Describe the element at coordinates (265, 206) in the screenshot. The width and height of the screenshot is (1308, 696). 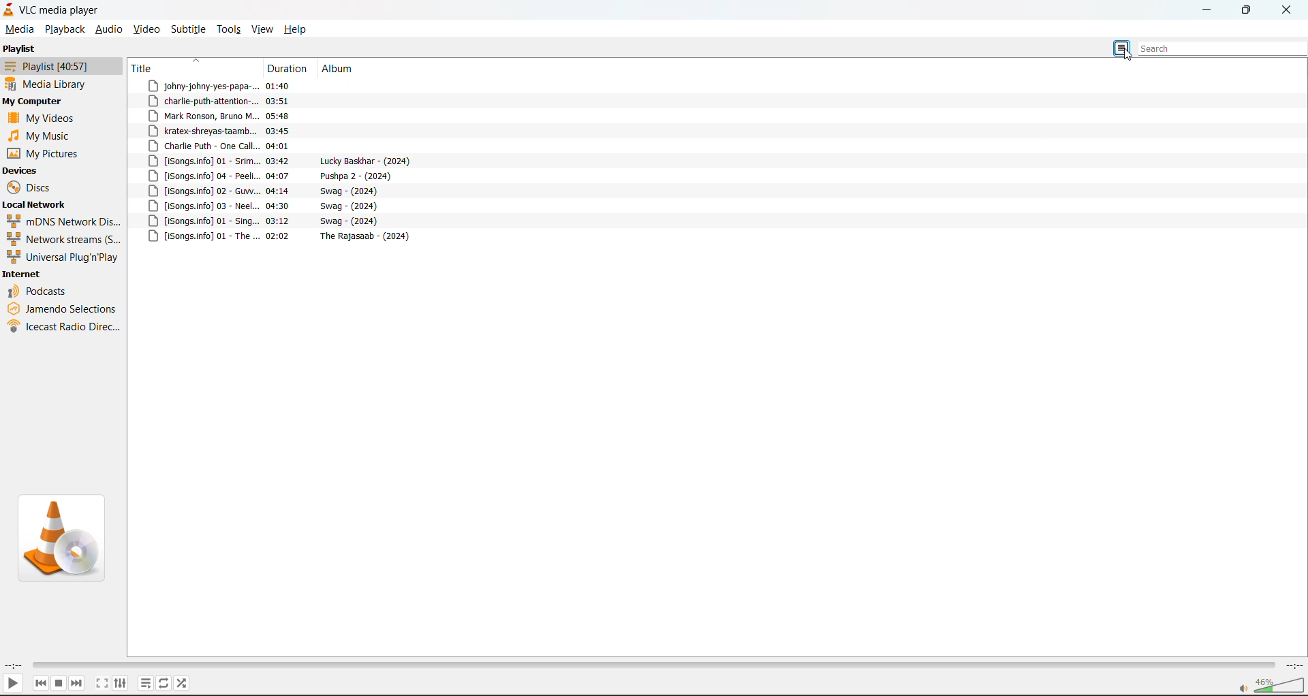
I see `track title with duration and album details` at that location.